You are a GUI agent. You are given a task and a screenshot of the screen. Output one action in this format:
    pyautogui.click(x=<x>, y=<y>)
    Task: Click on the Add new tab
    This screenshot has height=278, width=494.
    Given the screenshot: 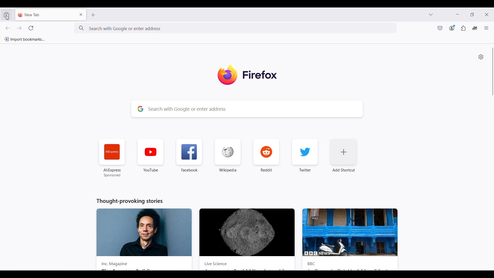 What is the action you would take?
    pyautogui.click(x=93, y=15)
    